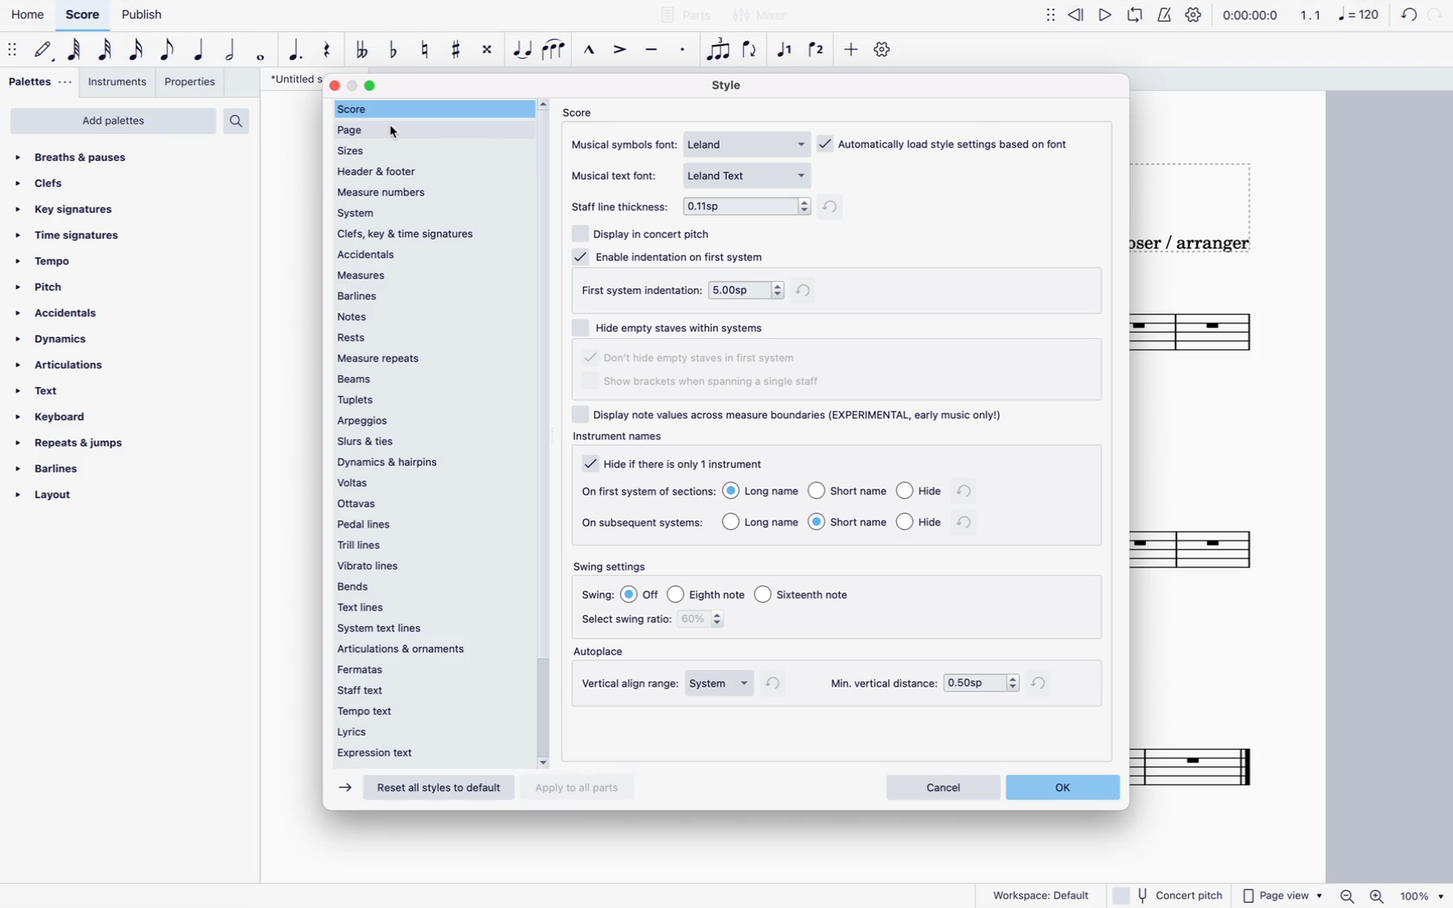  I want to click on on subsequent systems, so click(643, 523).